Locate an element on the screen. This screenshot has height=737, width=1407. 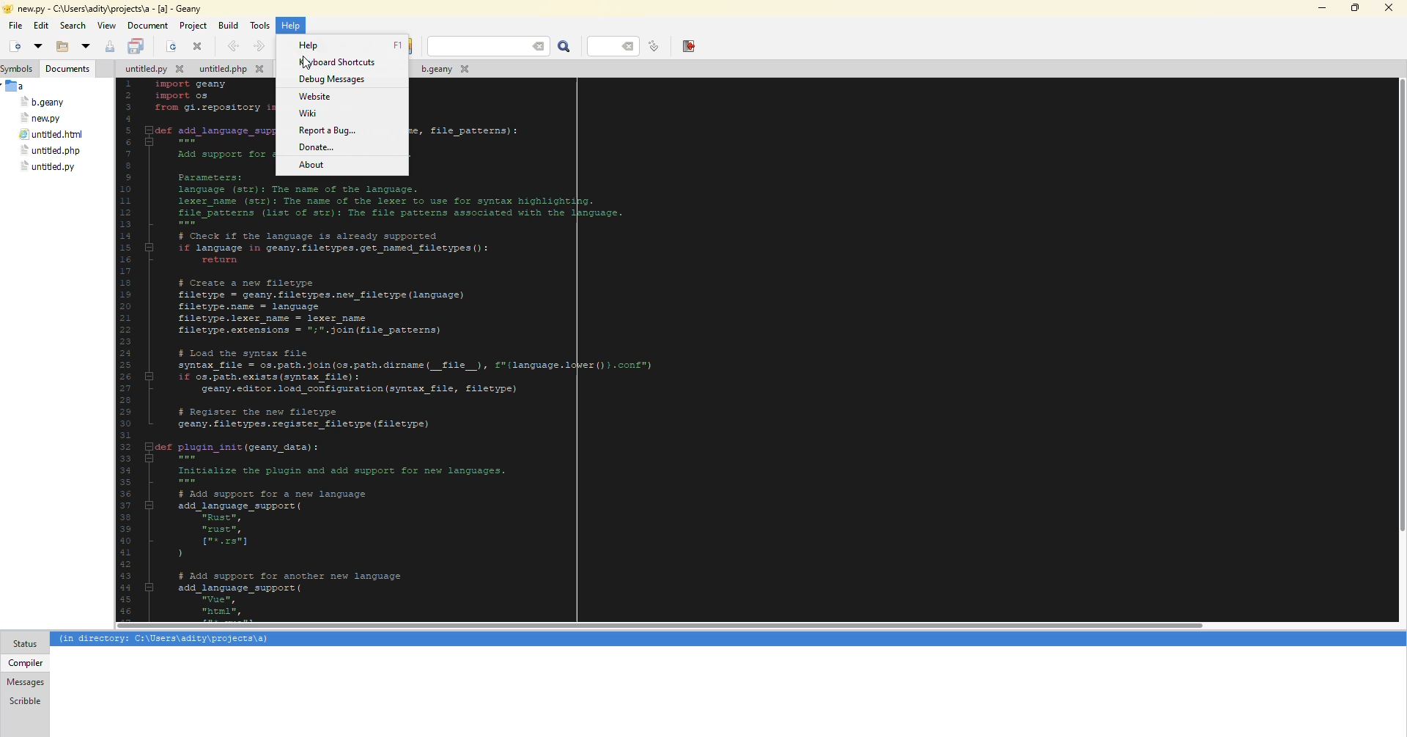
open is located at coordinates (171, 48).